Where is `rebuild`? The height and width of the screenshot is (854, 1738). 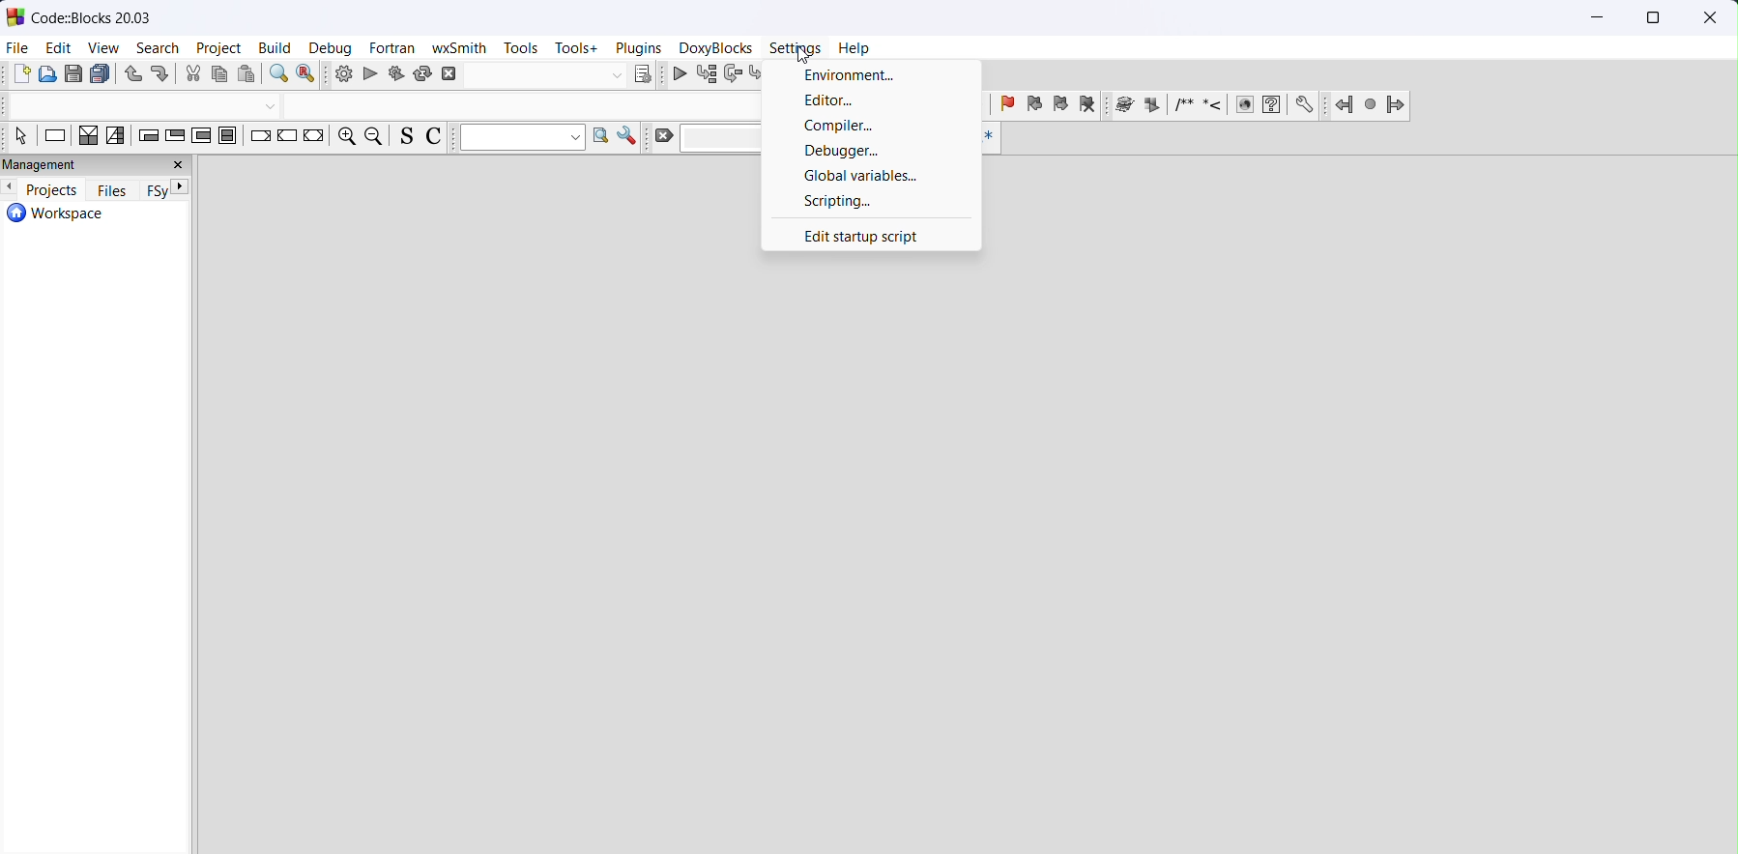
rebuild is located at coordinates (424, 74).